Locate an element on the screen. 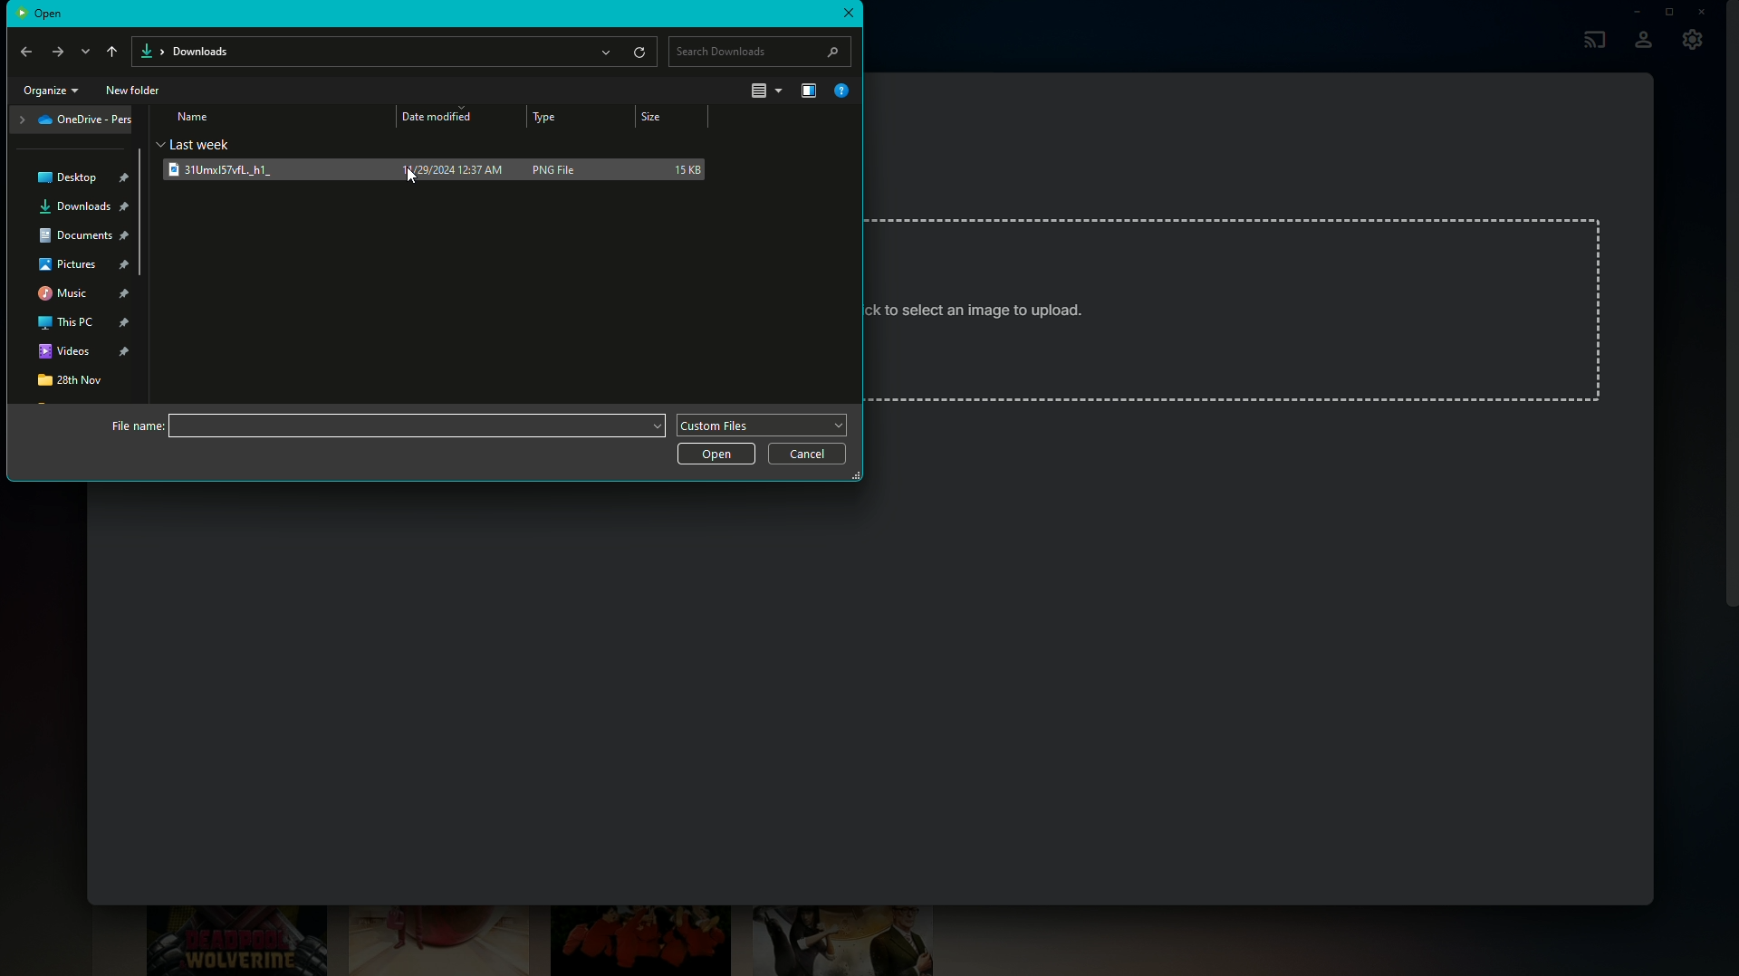  Forward is located at coordinates (59, 53).